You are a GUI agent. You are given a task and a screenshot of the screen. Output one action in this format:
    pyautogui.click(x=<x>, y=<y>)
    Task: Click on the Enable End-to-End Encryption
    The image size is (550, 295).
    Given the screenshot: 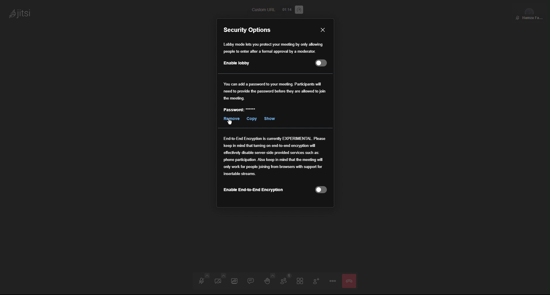 What is the action you would take?
    pyautogui.click(x=275, y=190)
    